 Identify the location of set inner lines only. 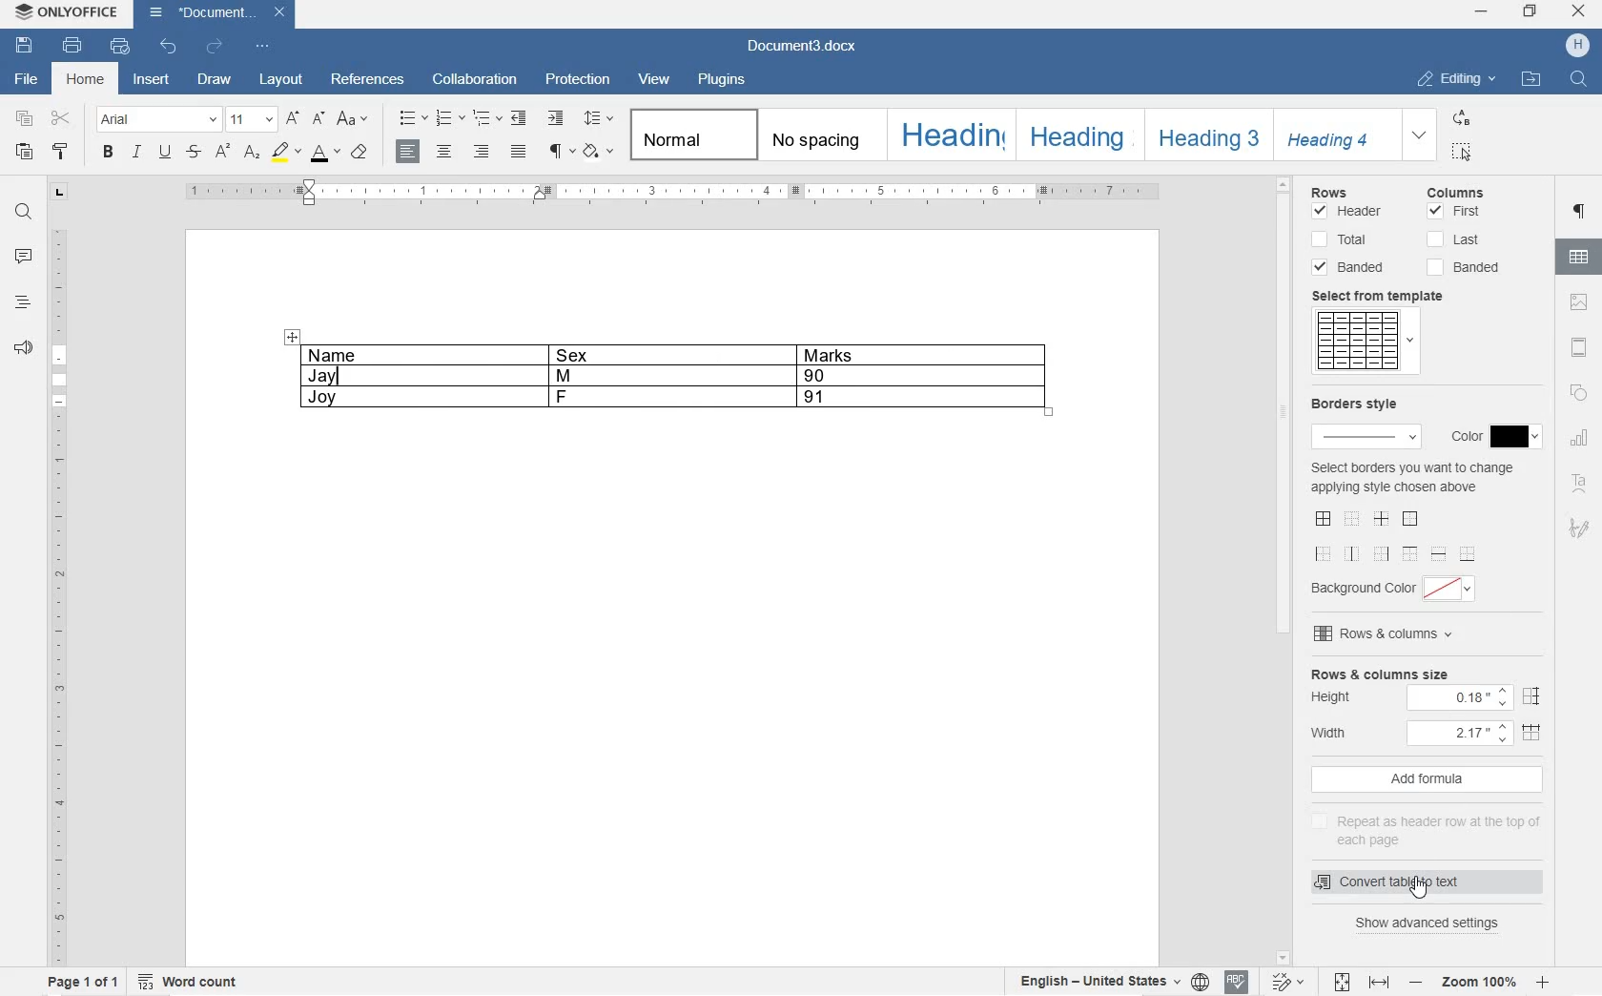
(1380, 519).